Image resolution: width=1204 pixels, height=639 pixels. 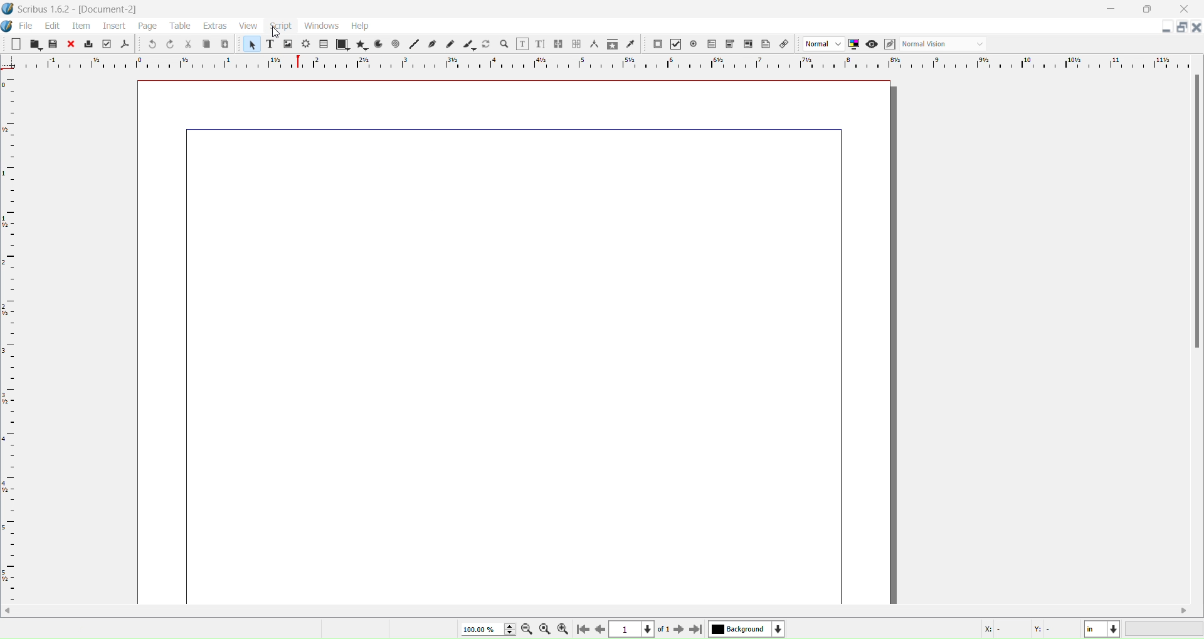 I want to click on Help, so click(x=361, y=26).